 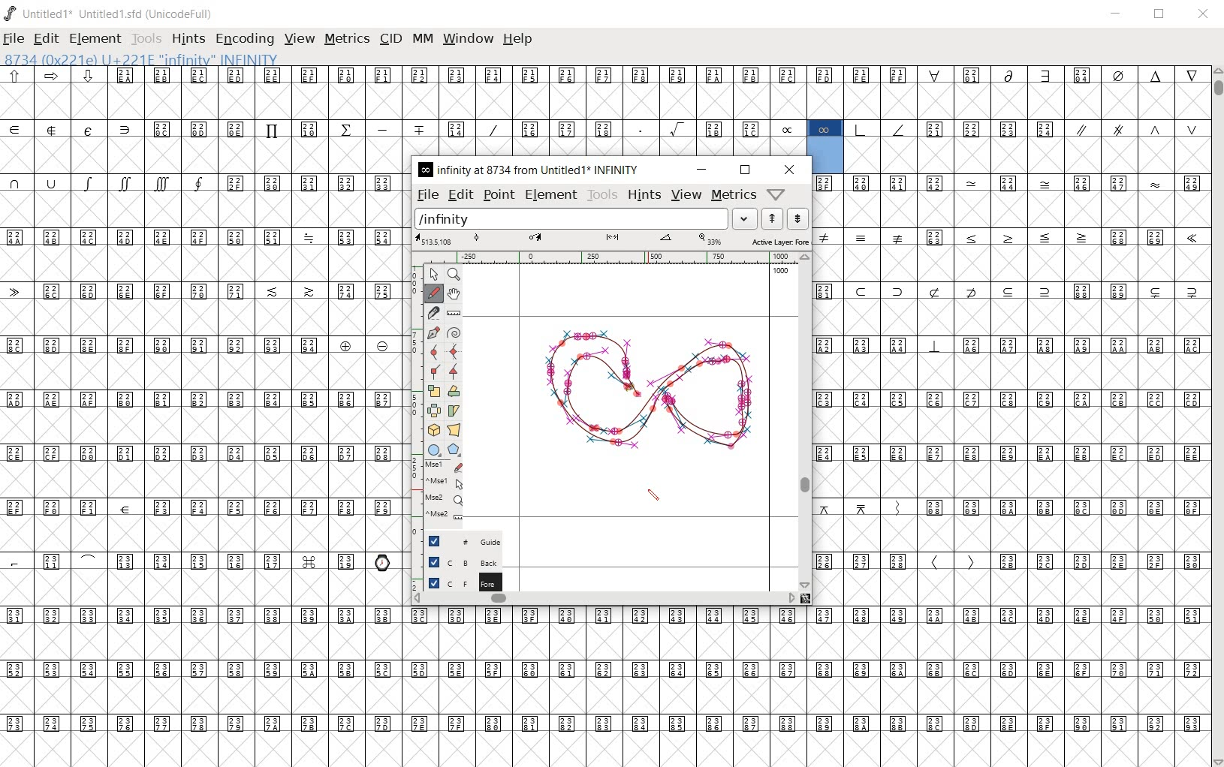 What do you see at coordinates (1010, 533) in the screenshot?
I see `empty glyph slot` at bounding box center [1010, 533].